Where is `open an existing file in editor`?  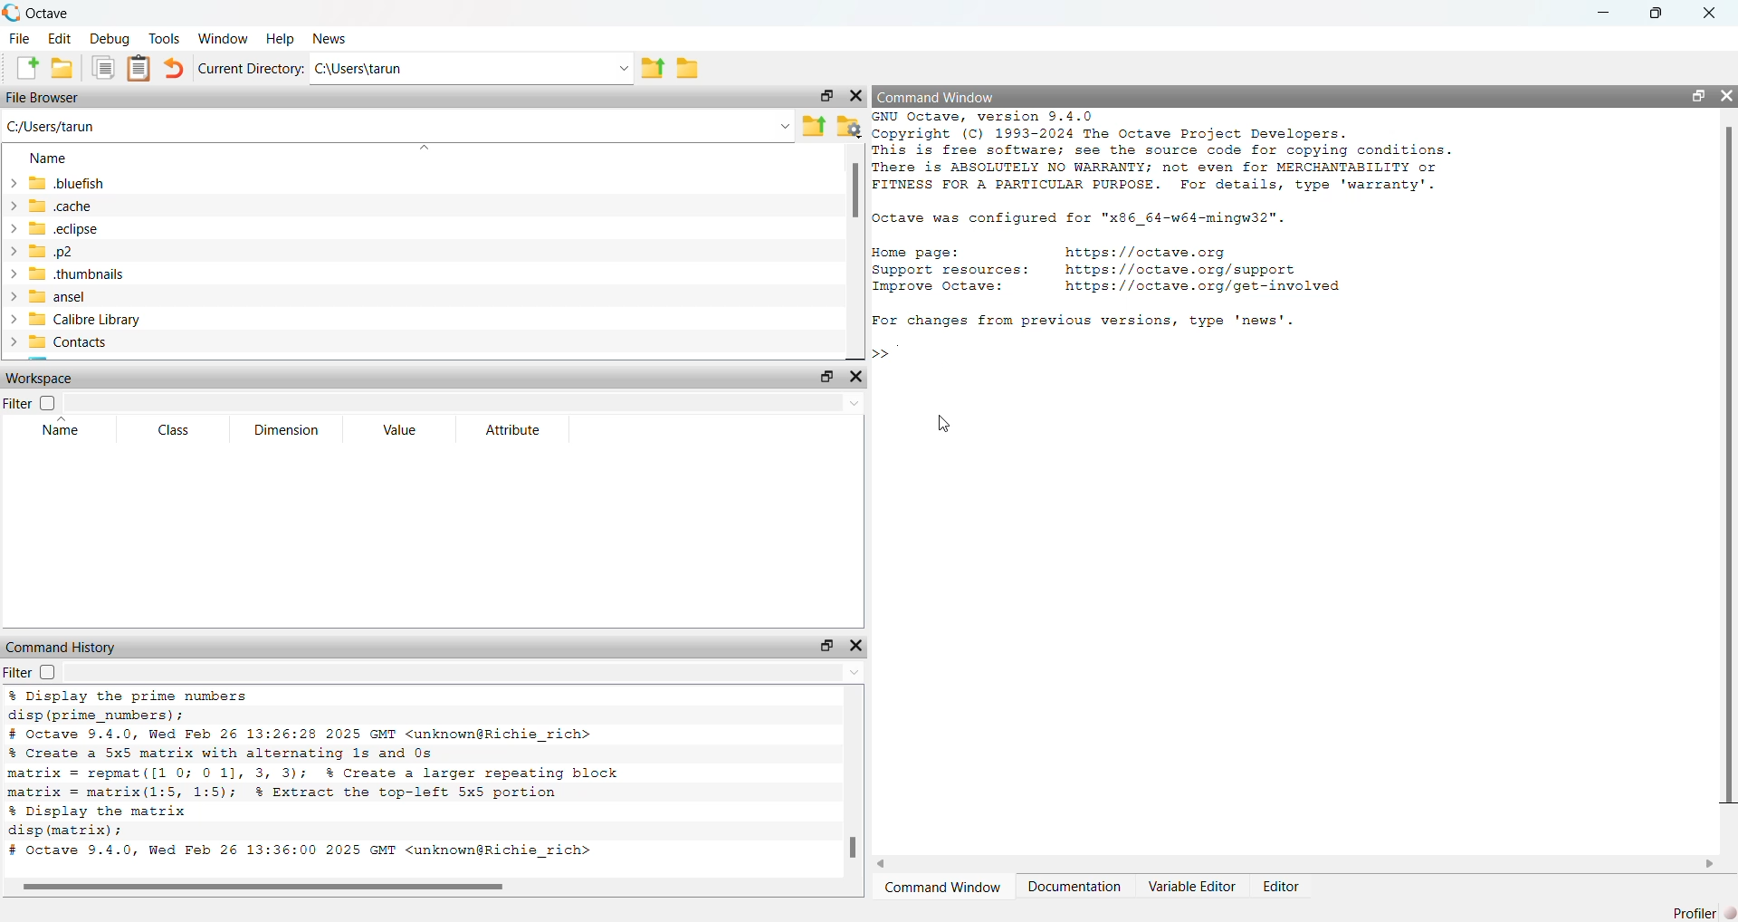 open an existing file in editor is located at coordinates (62, 71).